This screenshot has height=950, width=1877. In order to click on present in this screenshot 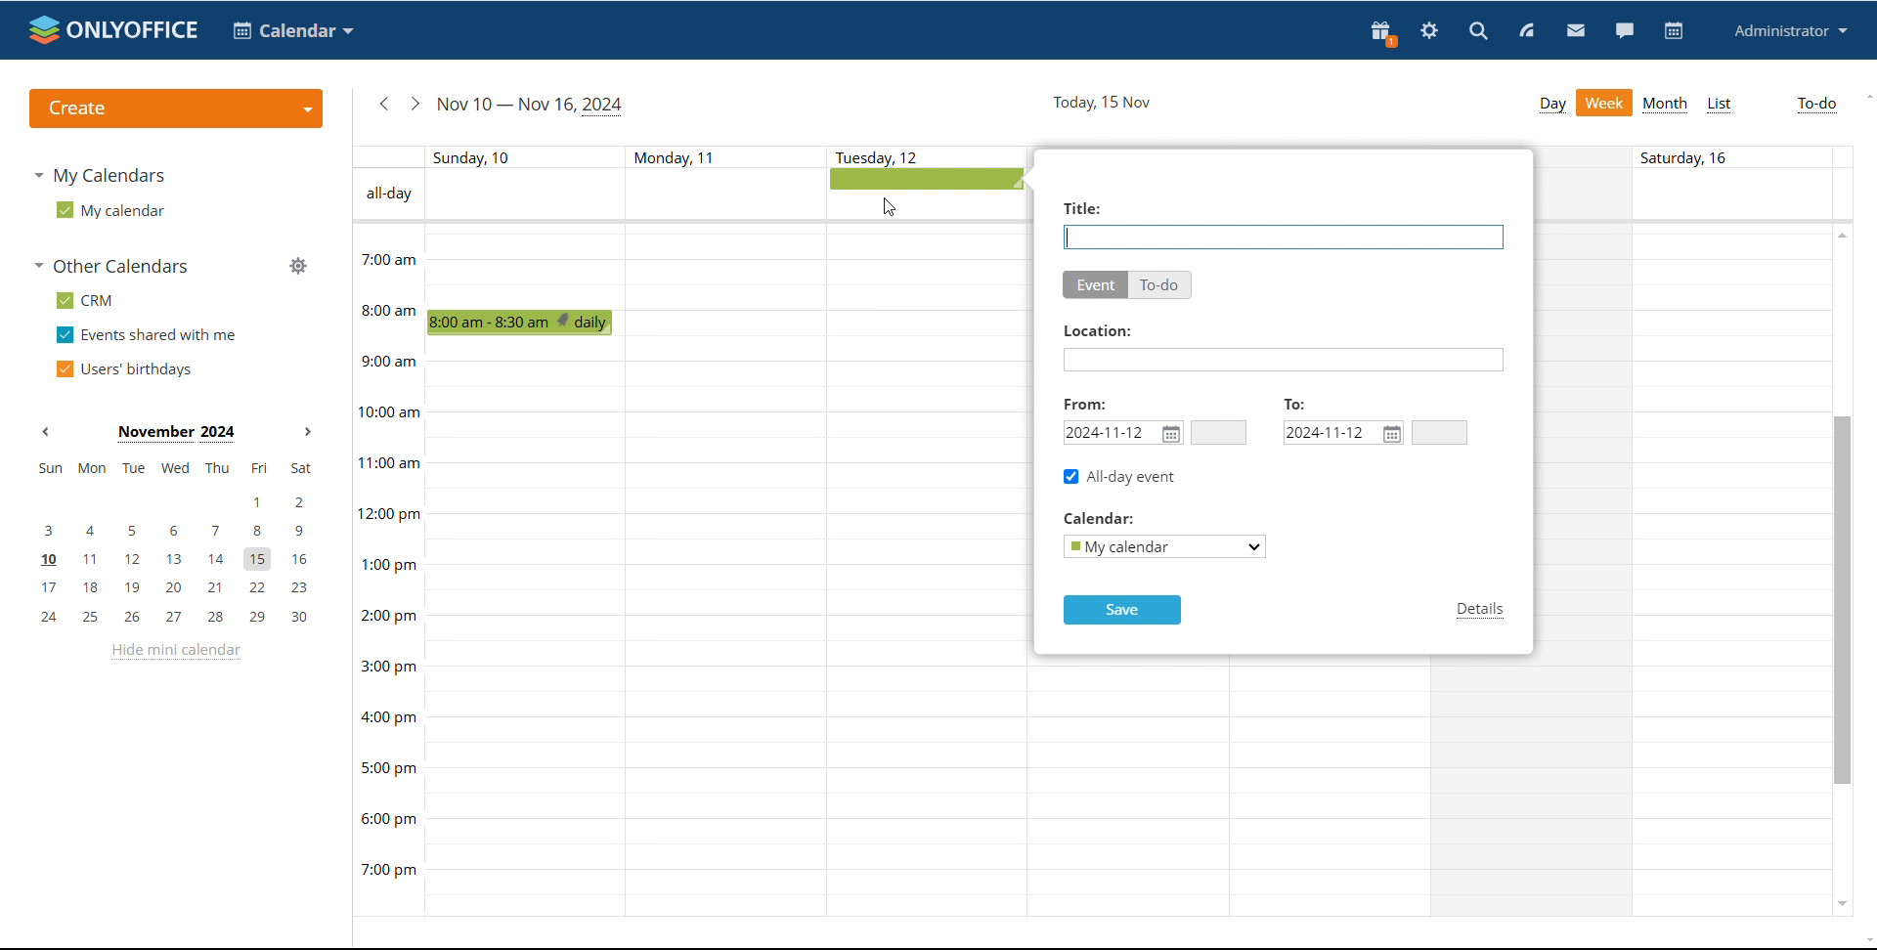, I will do `click(1383, 34)`.